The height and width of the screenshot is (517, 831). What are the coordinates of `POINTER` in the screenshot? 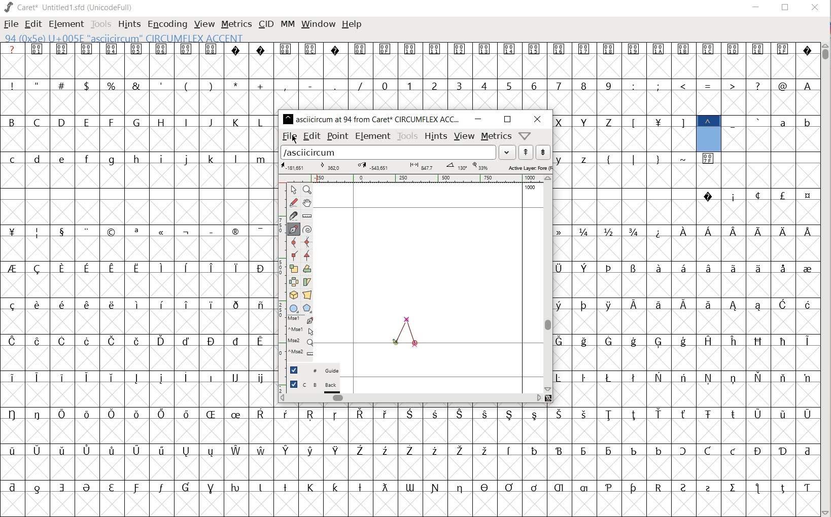 It's located at (295, 191).